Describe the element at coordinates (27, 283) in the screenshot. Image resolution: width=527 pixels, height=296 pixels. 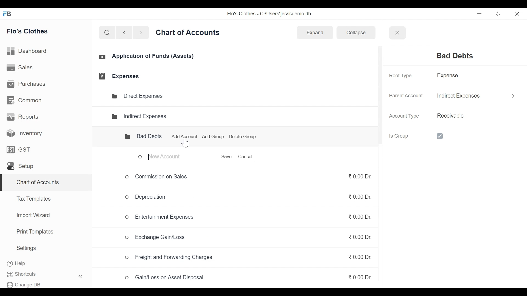
I see `Change DB` at that location.